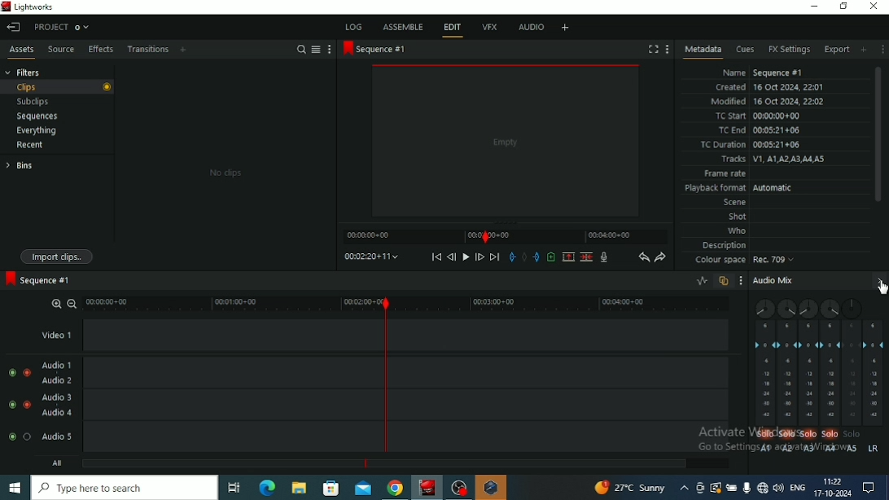 This screenshot has height=500, width=889. Describe the element at coordinates (763, 374) in the screenshot. I see `Audio Mix A1` at that location.